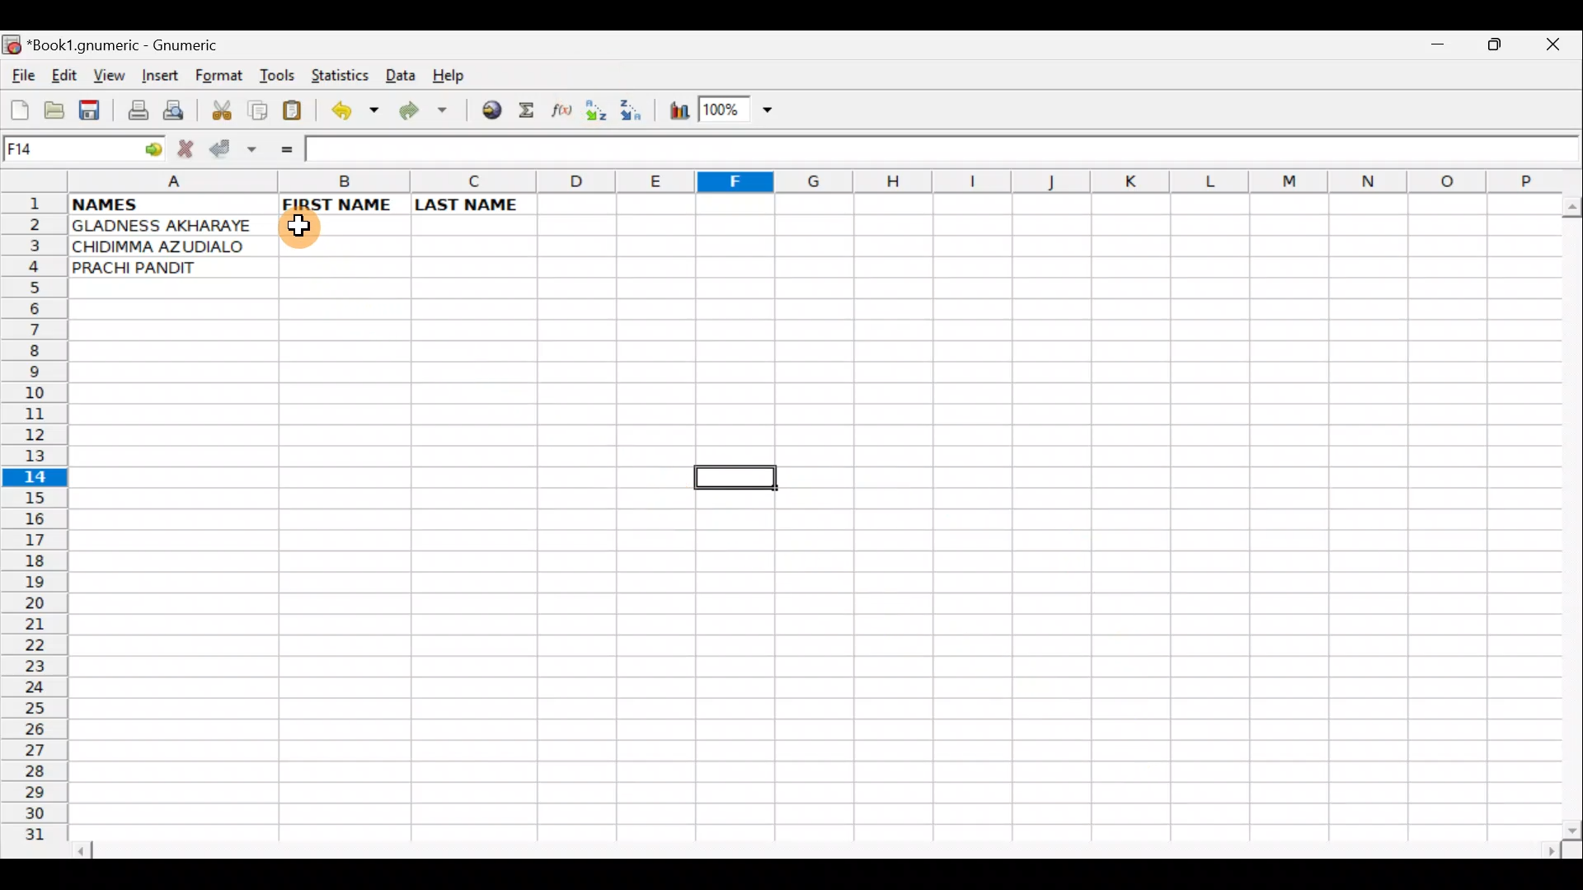  I want to click on View, so click(105, 75).